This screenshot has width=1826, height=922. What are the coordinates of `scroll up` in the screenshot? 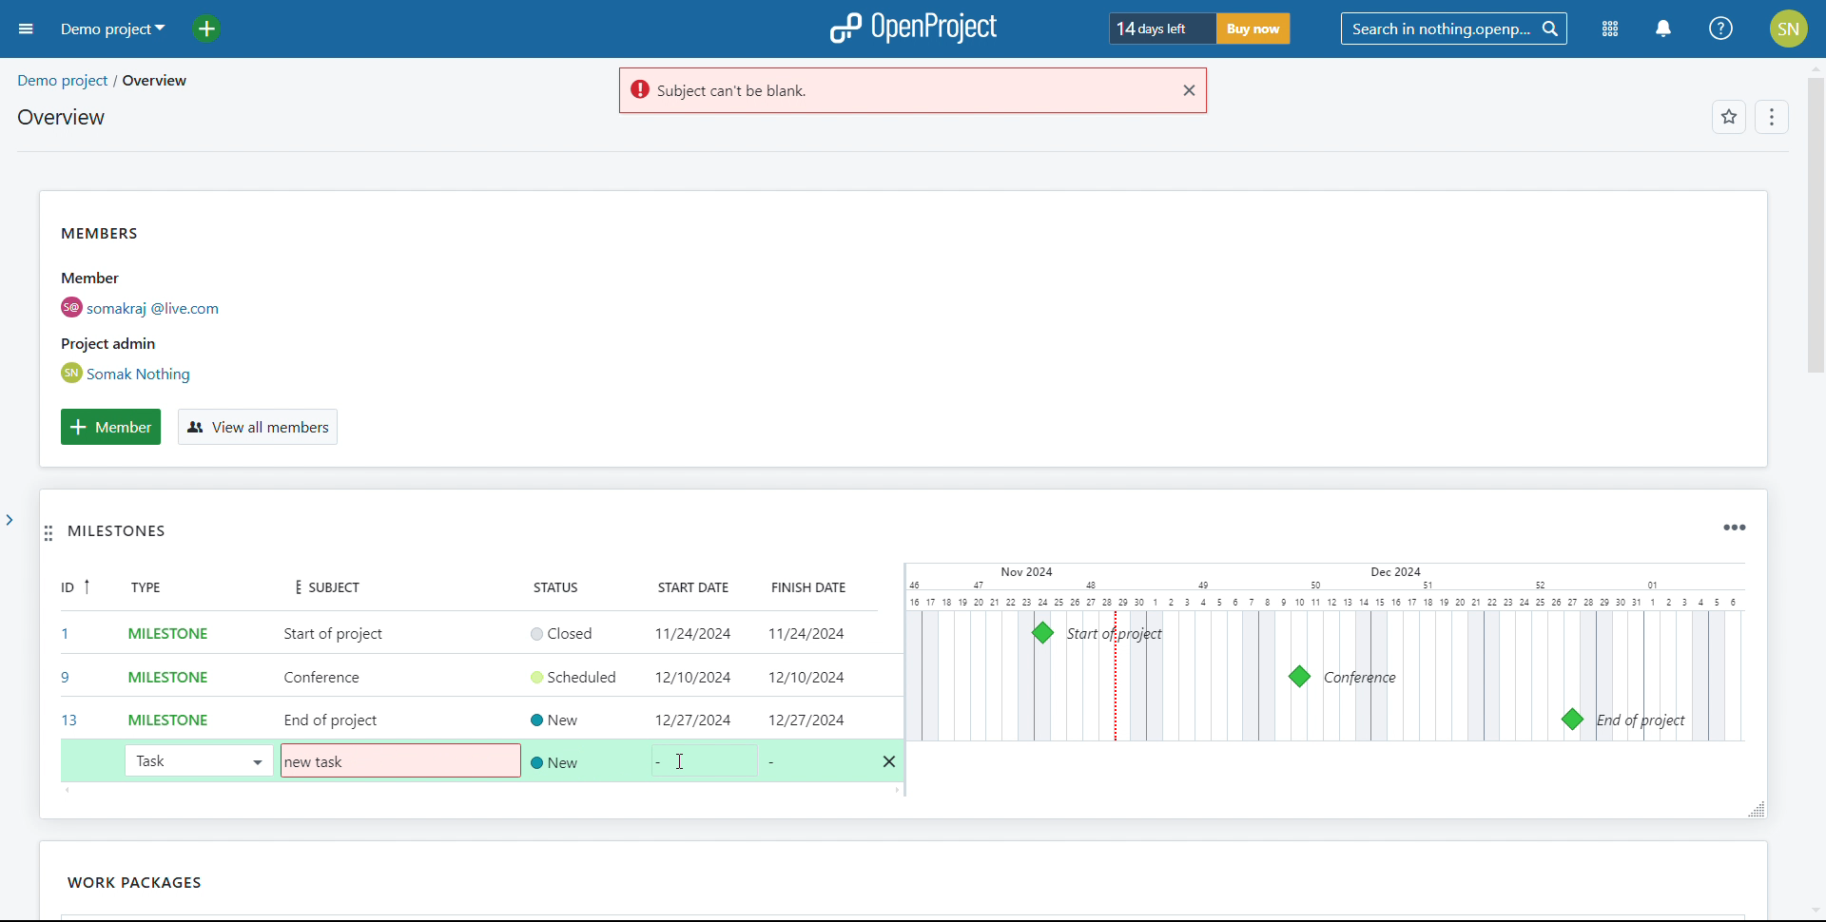 It's located at (1814, 67).